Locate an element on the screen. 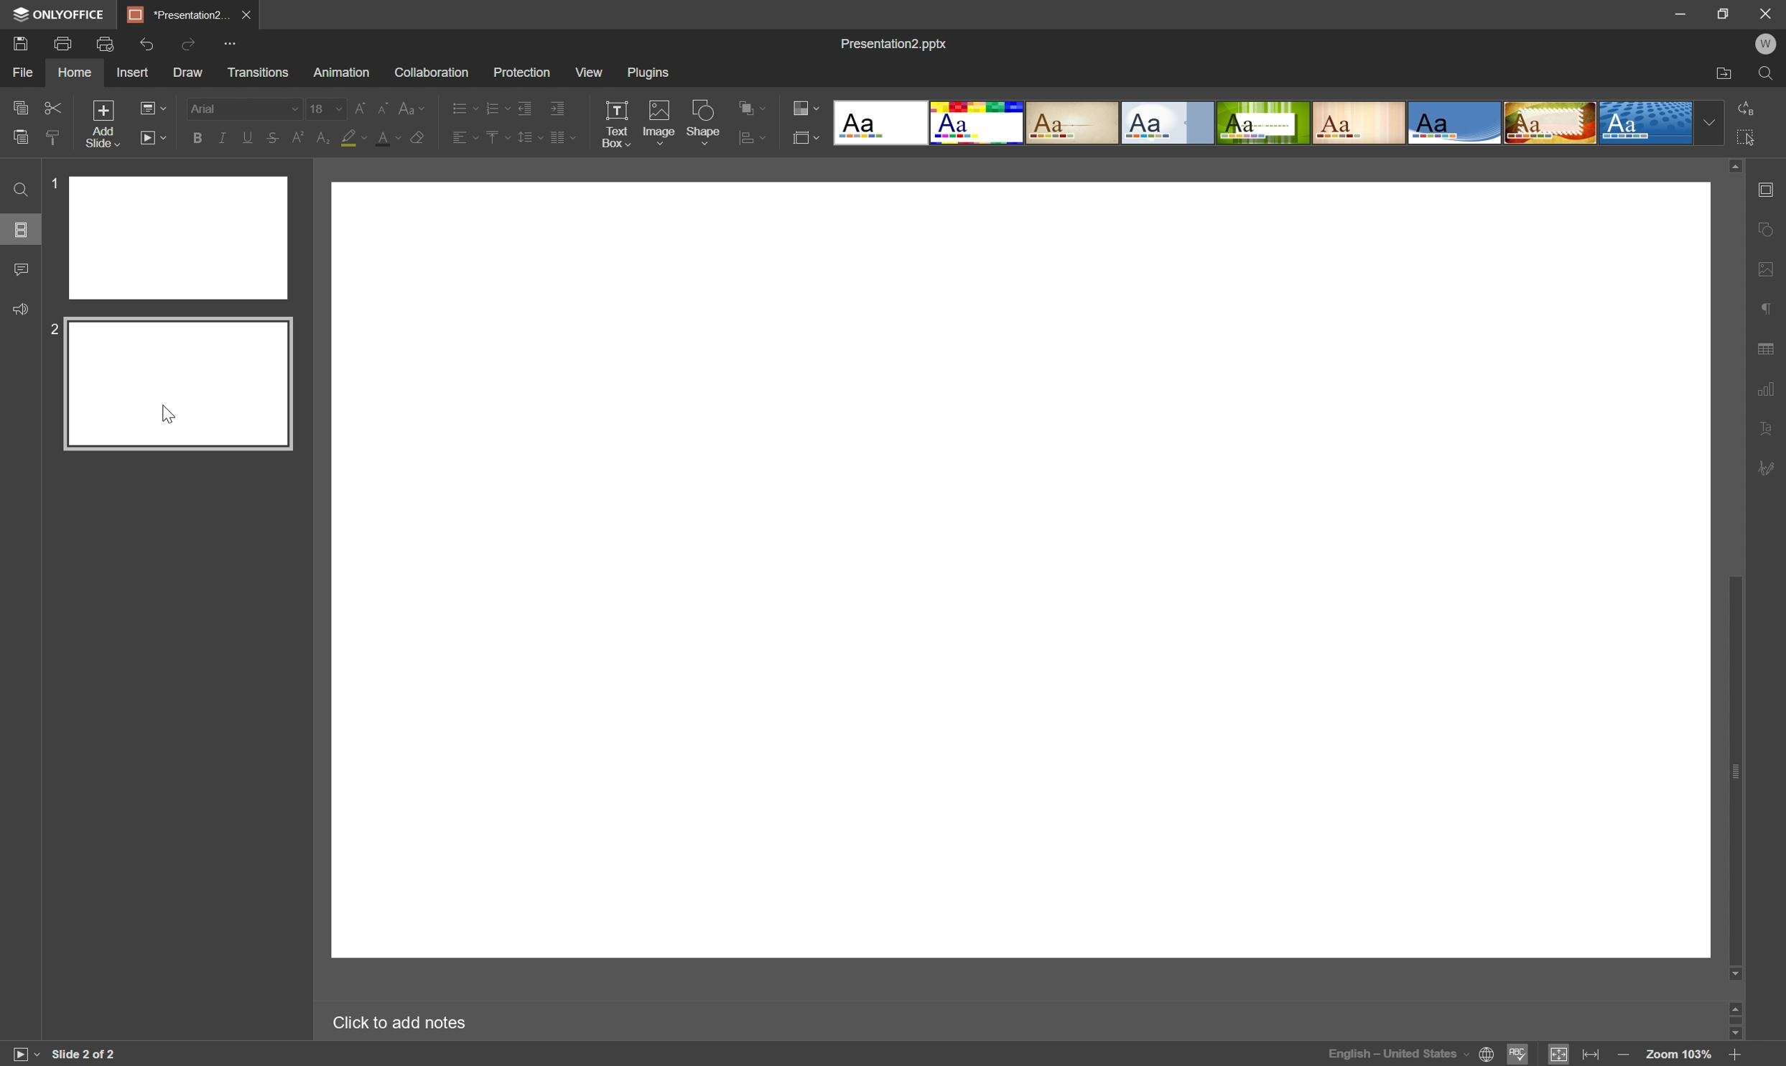  Find is located at coordinates (19, 190).